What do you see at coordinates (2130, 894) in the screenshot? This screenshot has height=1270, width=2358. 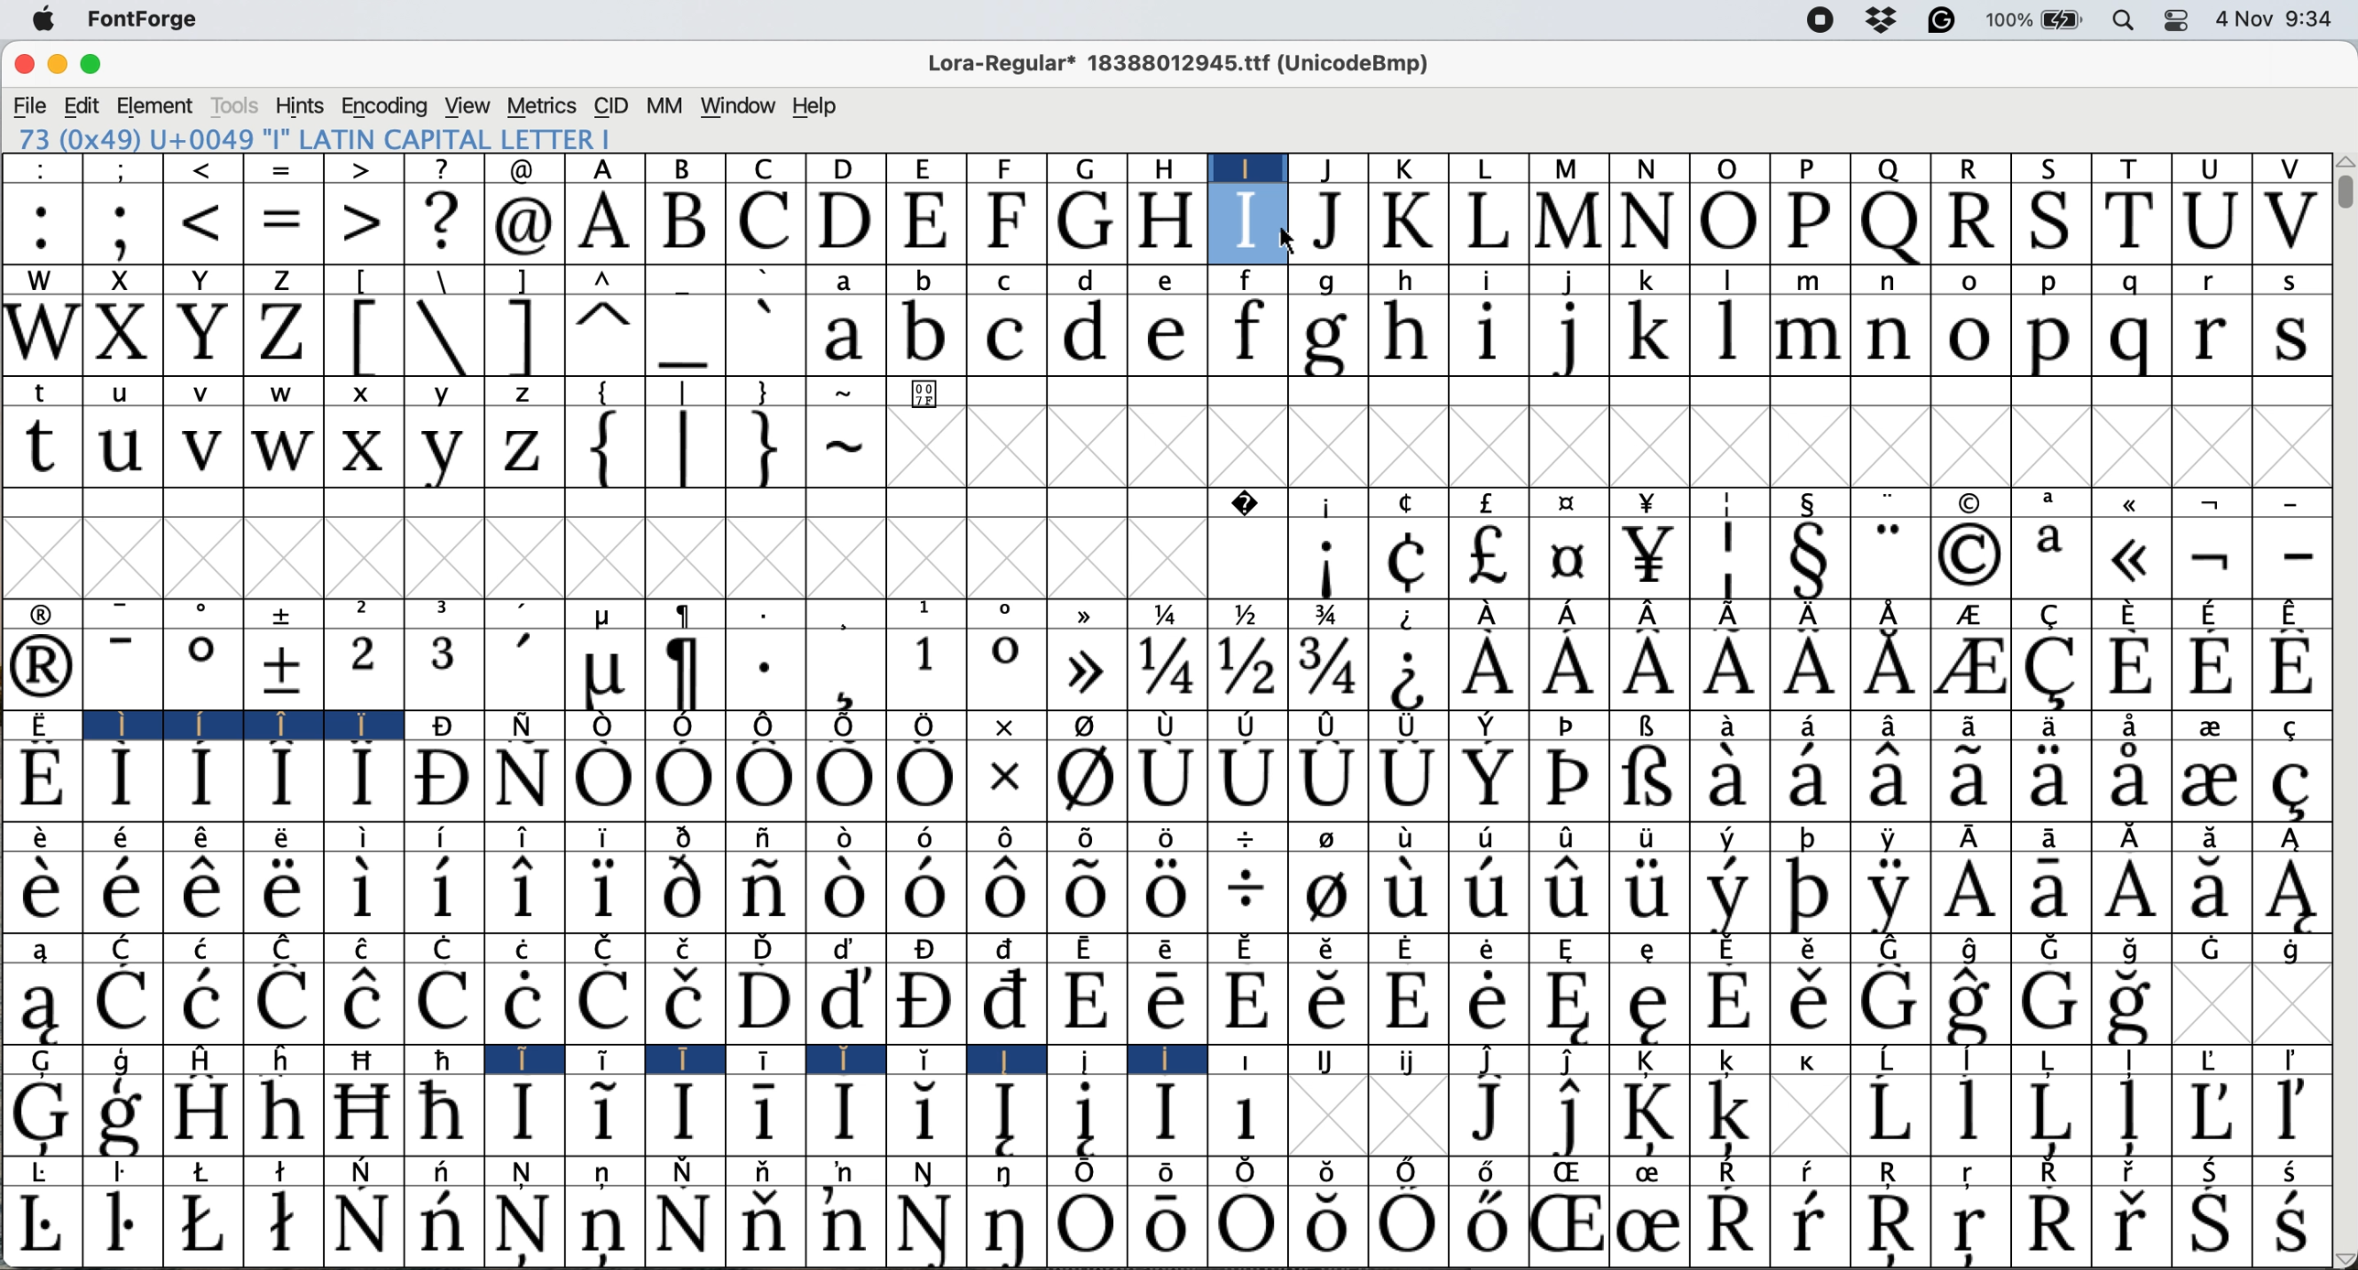 I see `Symbol` at bounding box center [2130, 894].